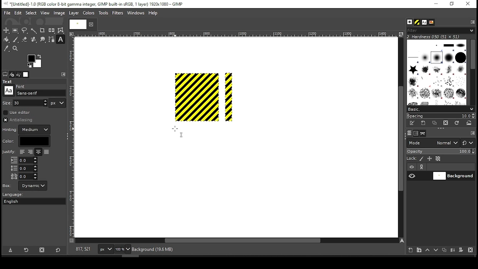 Image resolution: width=478 pixels, height=269 pixels. I want to click on , so click(235, 34).